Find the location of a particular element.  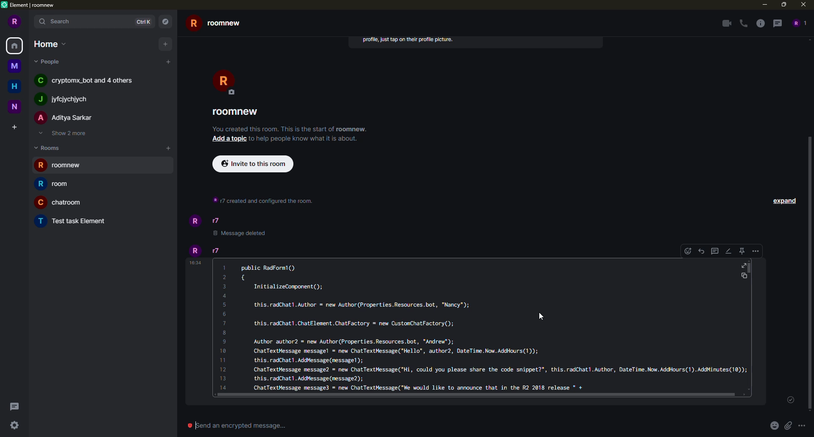

send message is located at coordinates (235, 426).